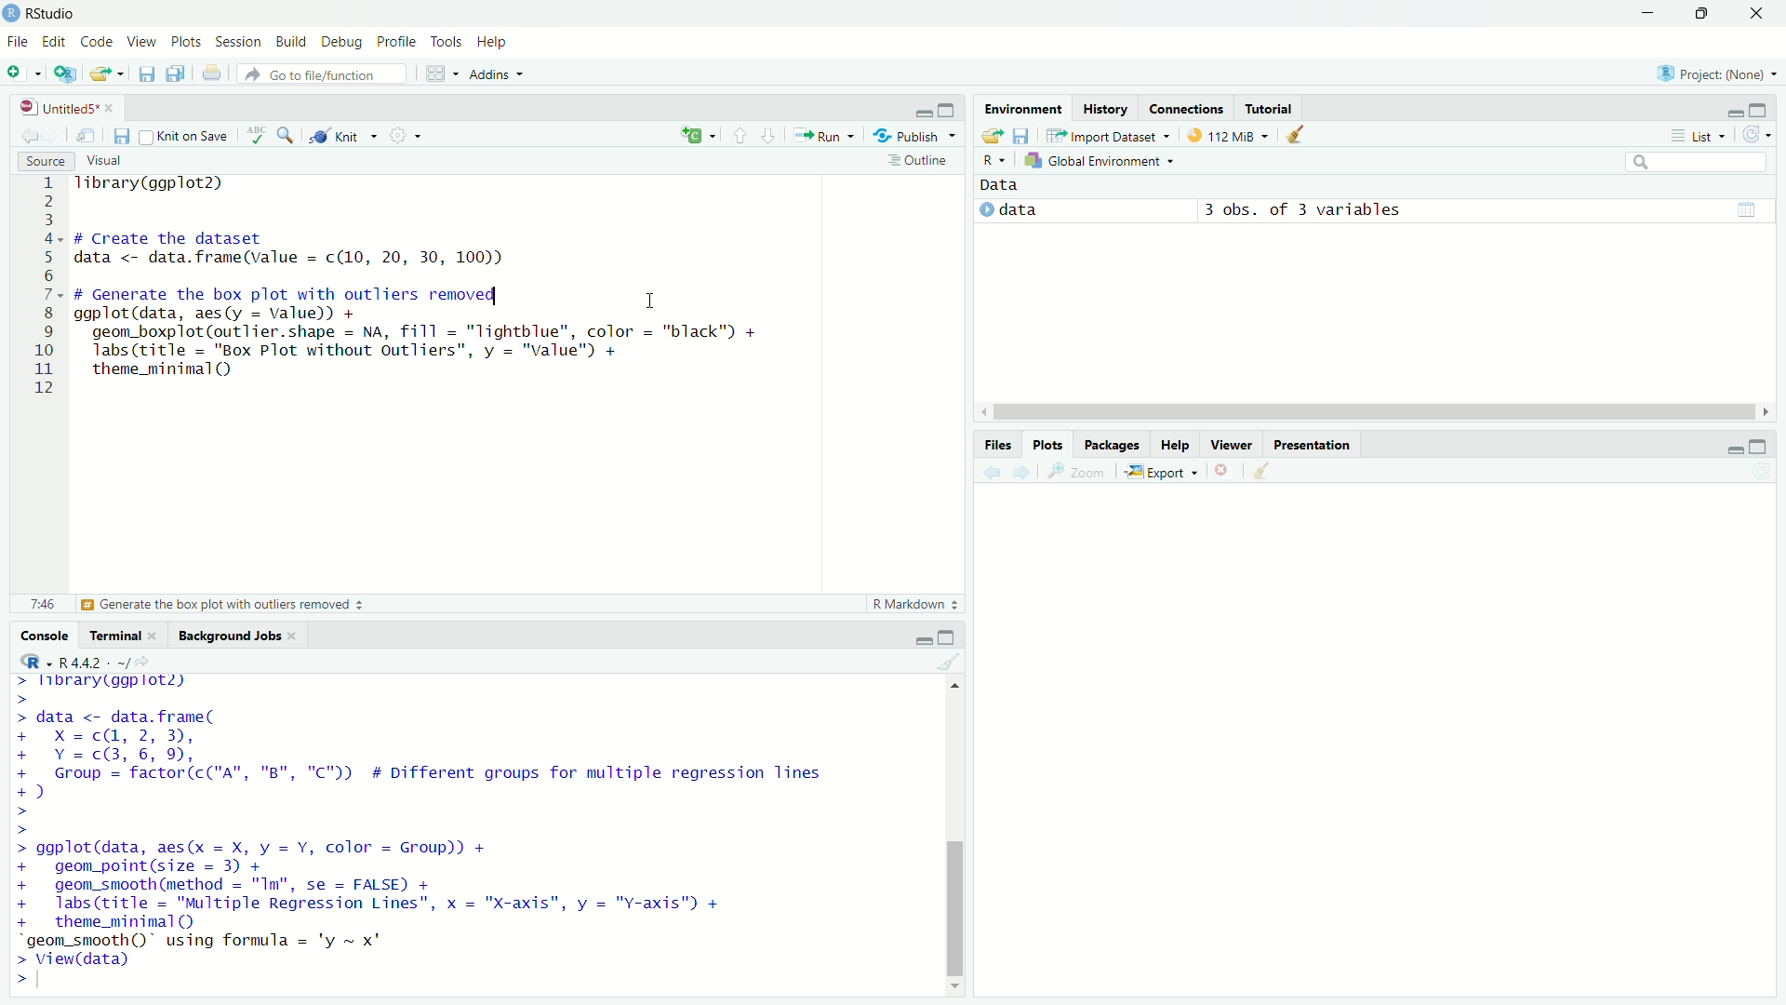  What do you see at coordinates (65, 77) in the screenshot?
I see `add` at bounding box center [65, 77].